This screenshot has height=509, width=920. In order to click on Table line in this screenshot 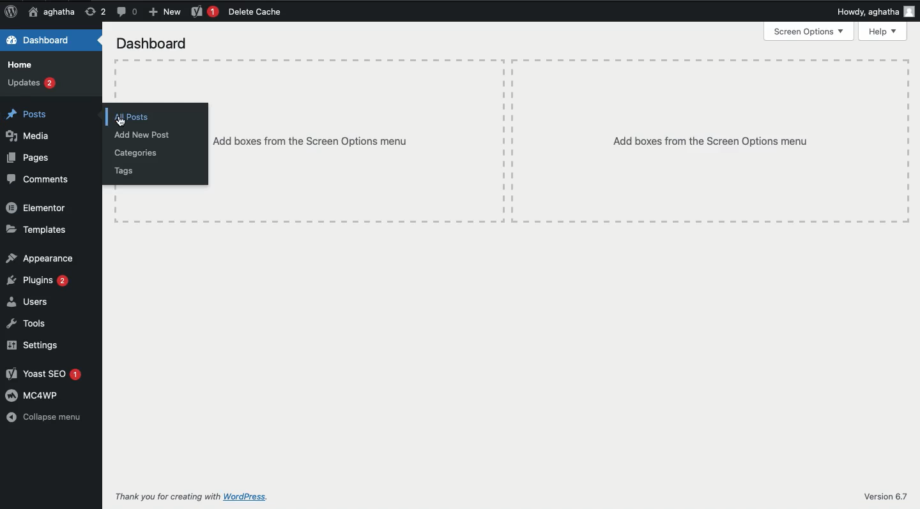, I will do `click(115, 84)`.